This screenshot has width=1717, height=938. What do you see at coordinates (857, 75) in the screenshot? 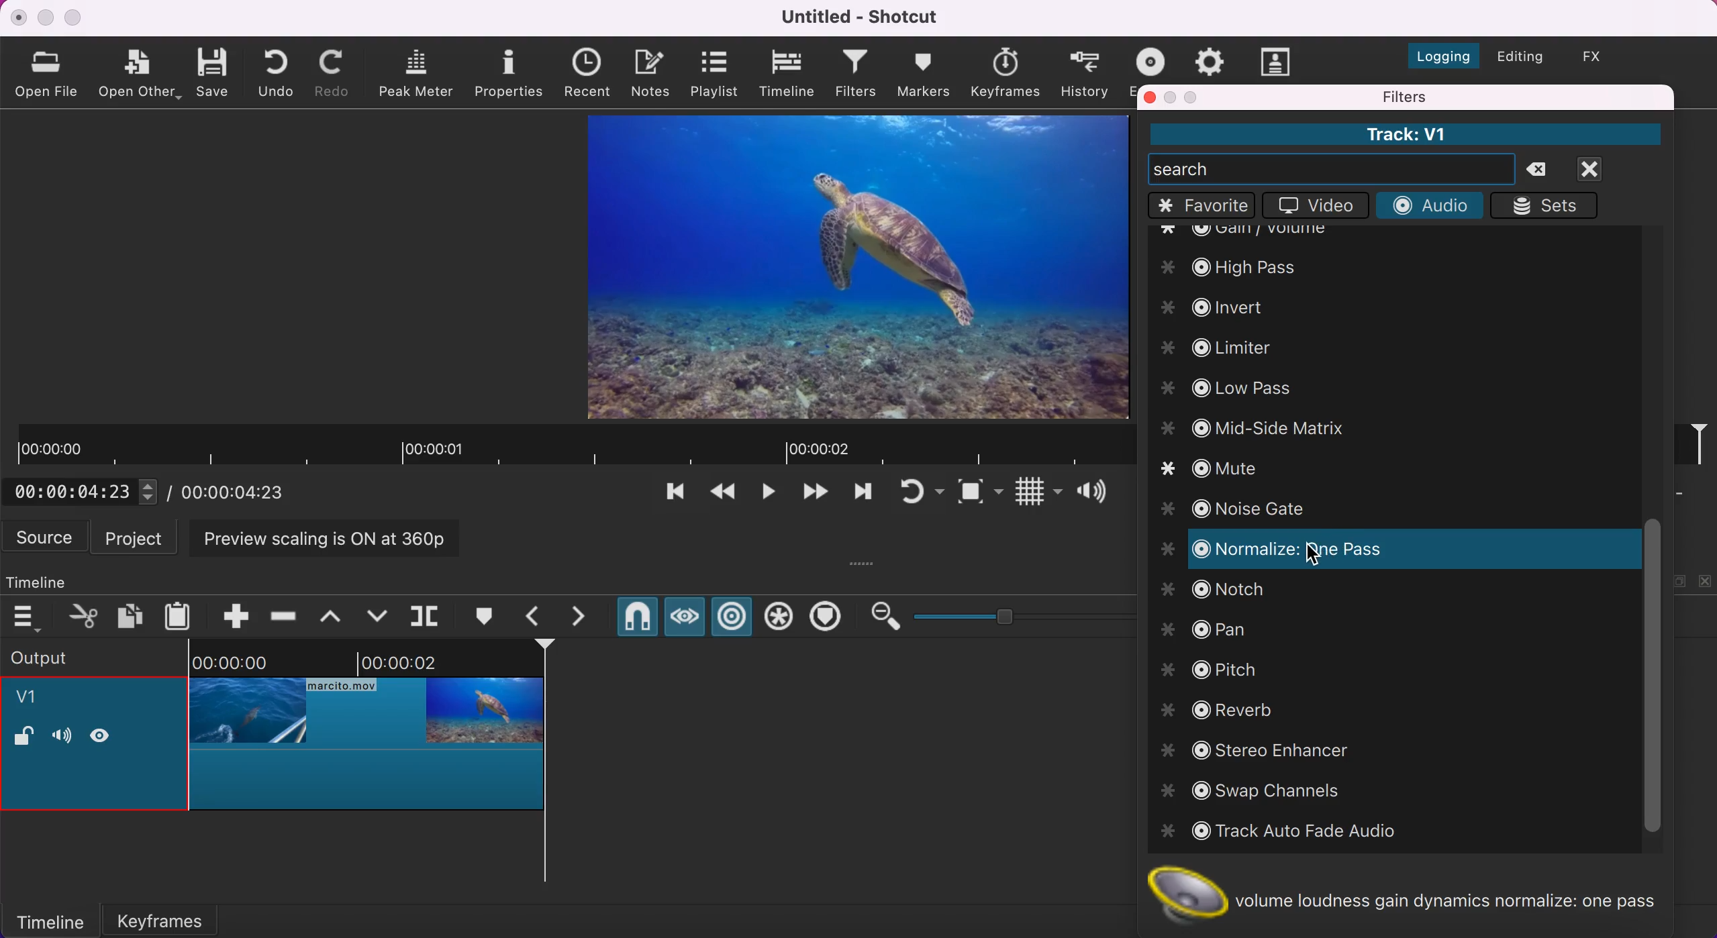
I see `filters` at bounding box center [857, 75].